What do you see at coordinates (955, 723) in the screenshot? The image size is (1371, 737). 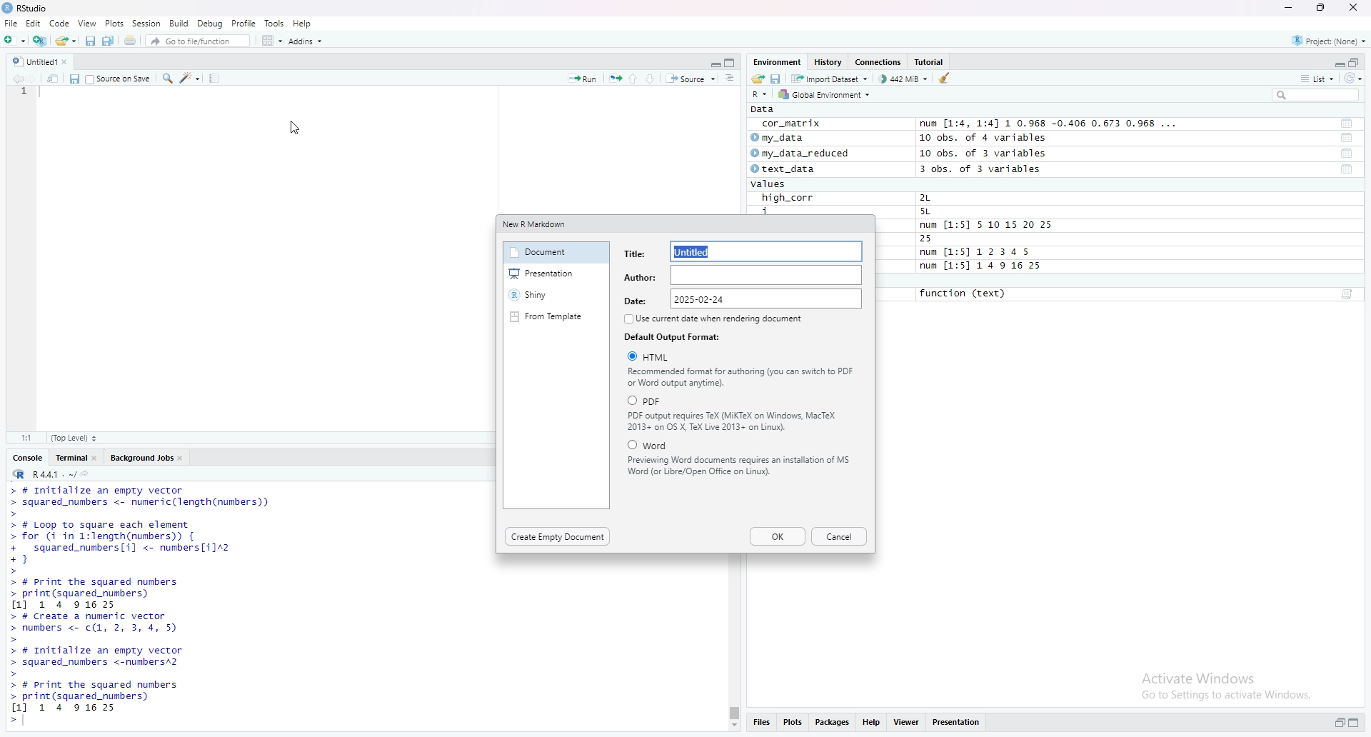 I see `Presentation` at bounding box center [955, 723].